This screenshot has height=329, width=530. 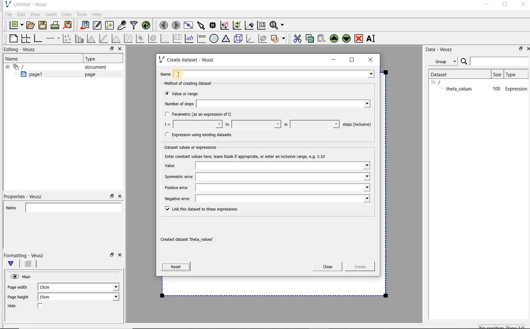 What do you see at coordinates (14, 58) in the screenshot?
I see `Name` at bounding box center [14, 58].